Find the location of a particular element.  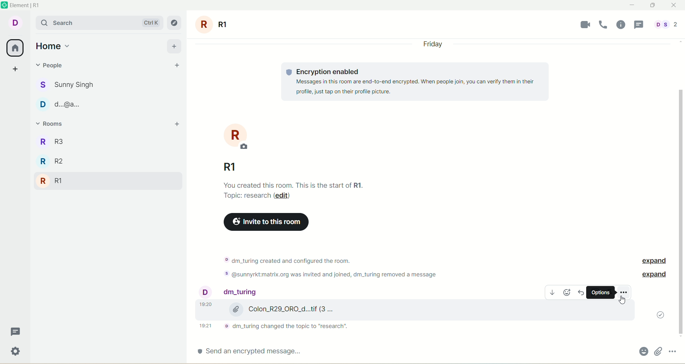

people is located at coordinates (665, 26).